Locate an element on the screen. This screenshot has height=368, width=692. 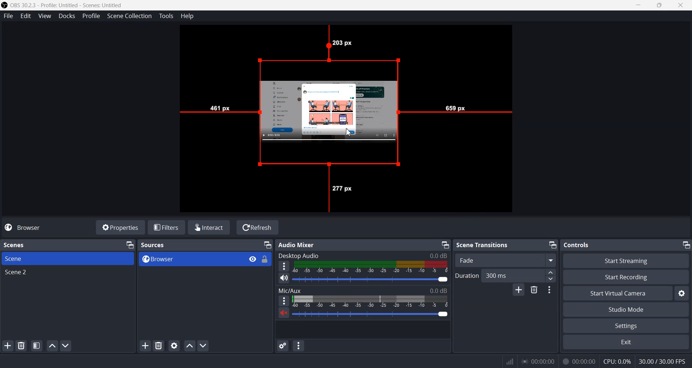
Interact is located at coordinates (209, 227).